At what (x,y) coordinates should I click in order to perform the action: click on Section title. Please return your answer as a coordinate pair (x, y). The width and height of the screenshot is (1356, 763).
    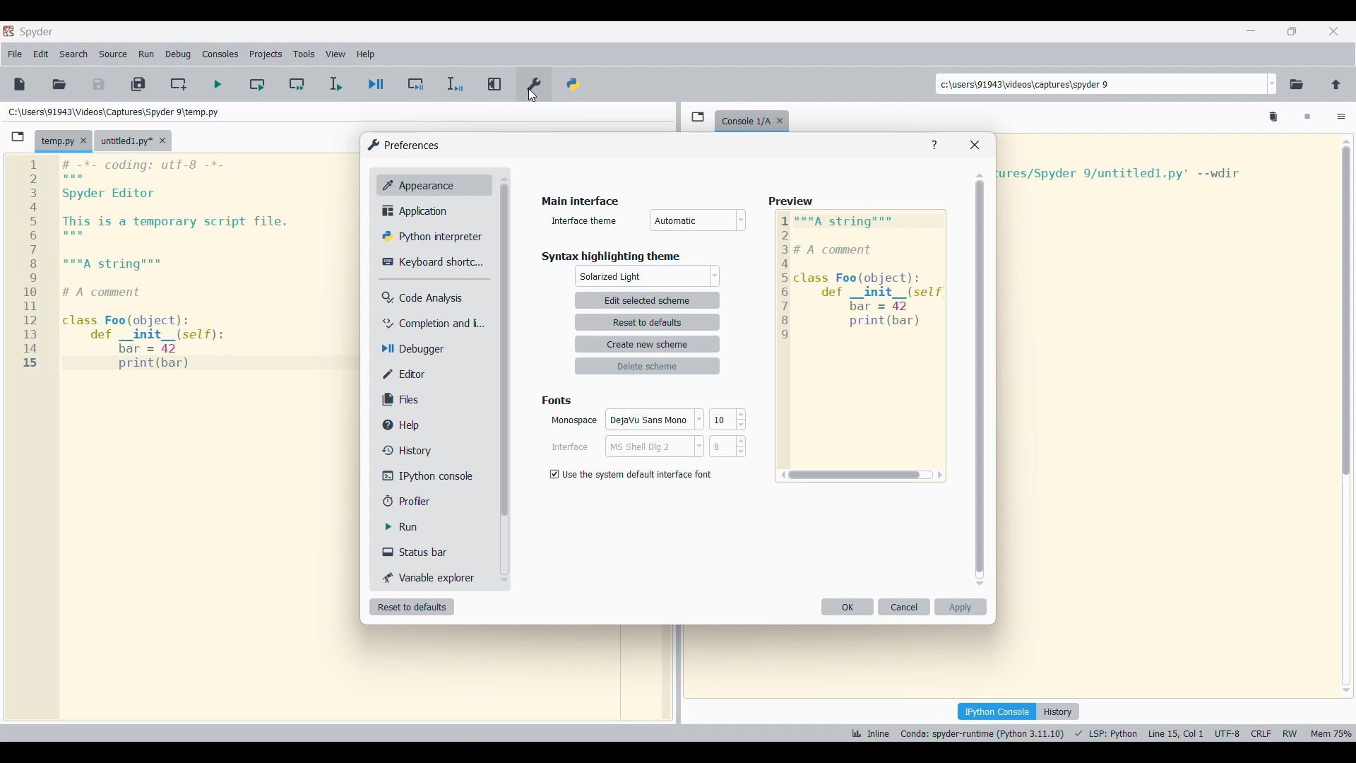
    Looking at the image, I should click on (582, 201).